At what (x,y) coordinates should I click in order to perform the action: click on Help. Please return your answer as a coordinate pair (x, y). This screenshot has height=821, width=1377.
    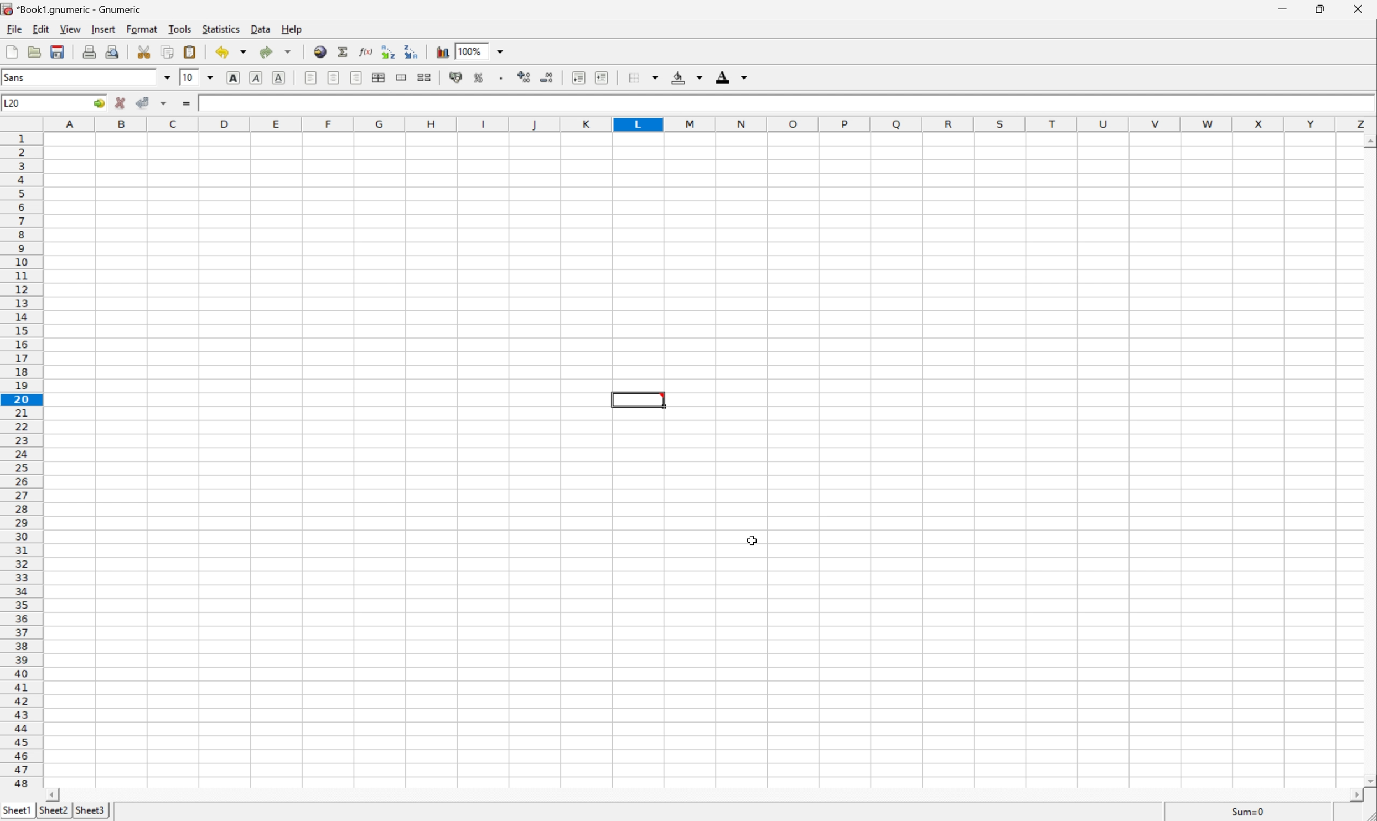
    Looking at the image, I should click on (292, 29).